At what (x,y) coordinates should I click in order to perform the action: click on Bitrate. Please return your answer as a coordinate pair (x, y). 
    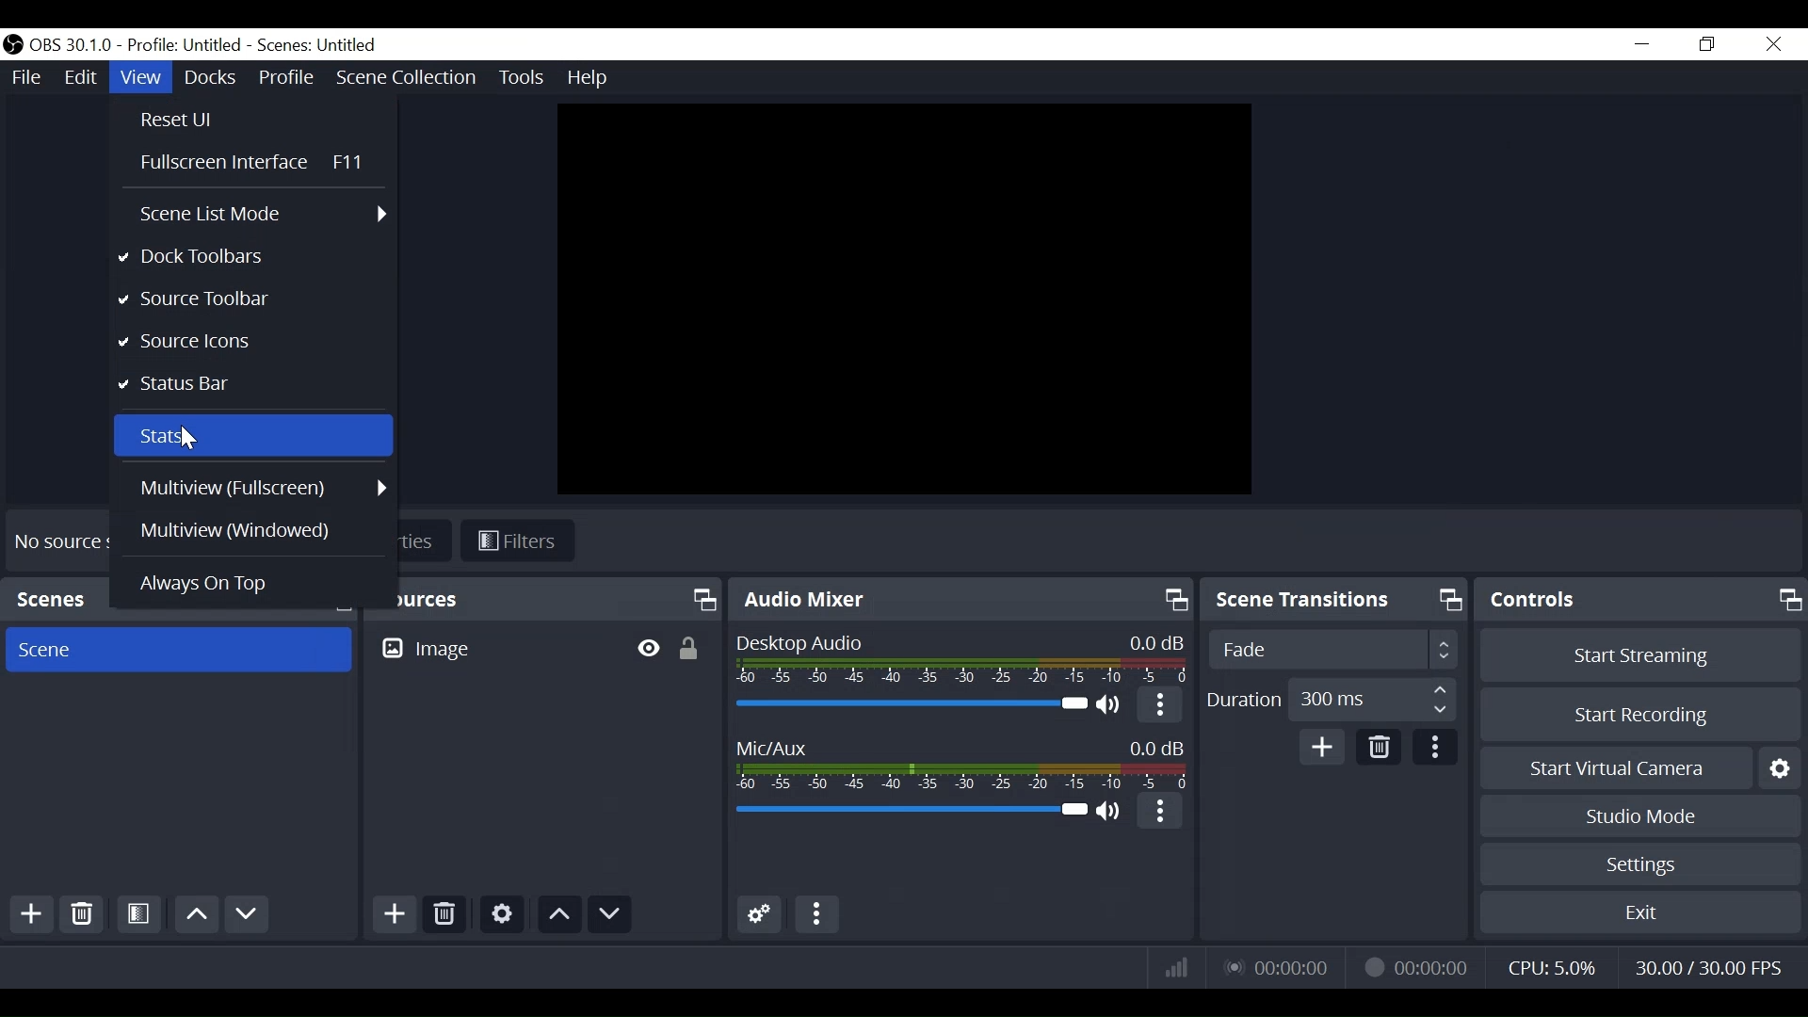
    Looking at the image, I should click on (1176, 966).